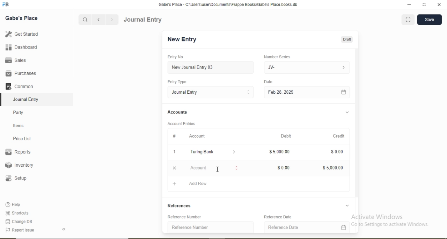 This screenshot has width=447, height=239. Describe the element at coordinates (182, 39) in the screenshot. I see `New Entry` at that location.